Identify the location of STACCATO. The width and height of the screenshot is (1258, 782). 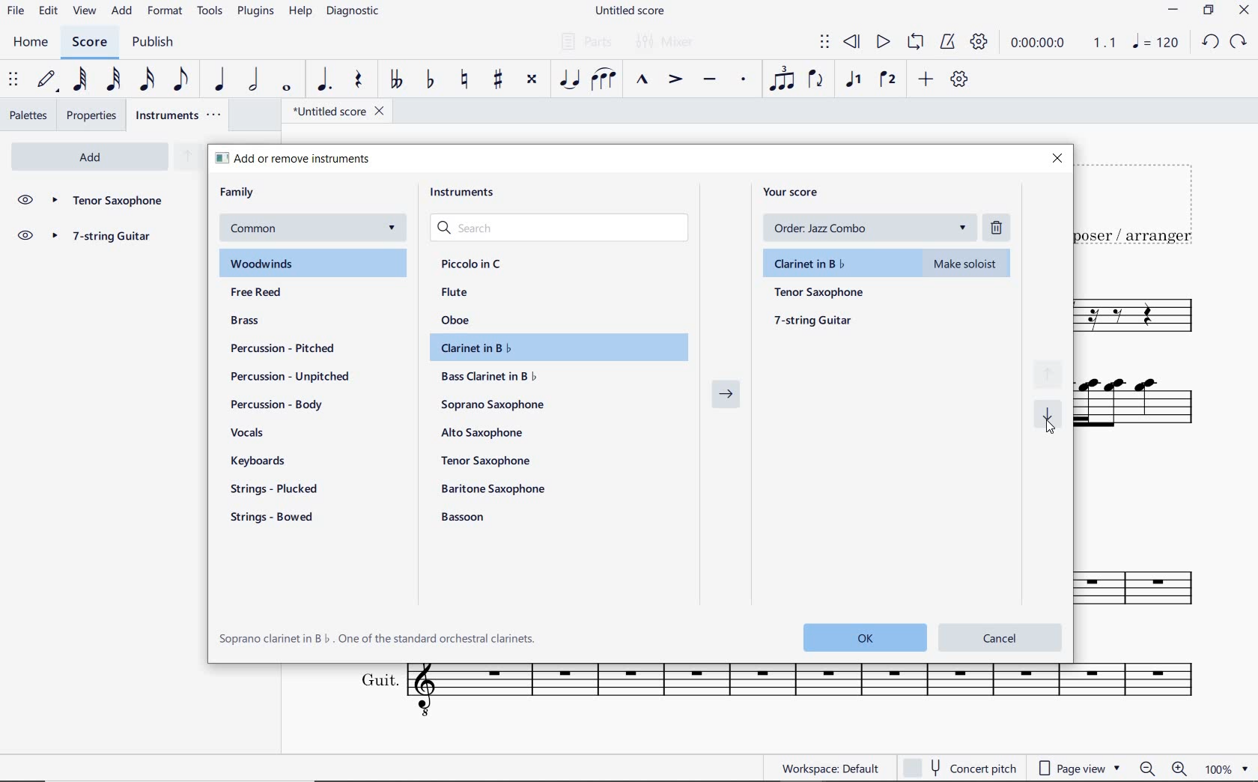
(743, 80).